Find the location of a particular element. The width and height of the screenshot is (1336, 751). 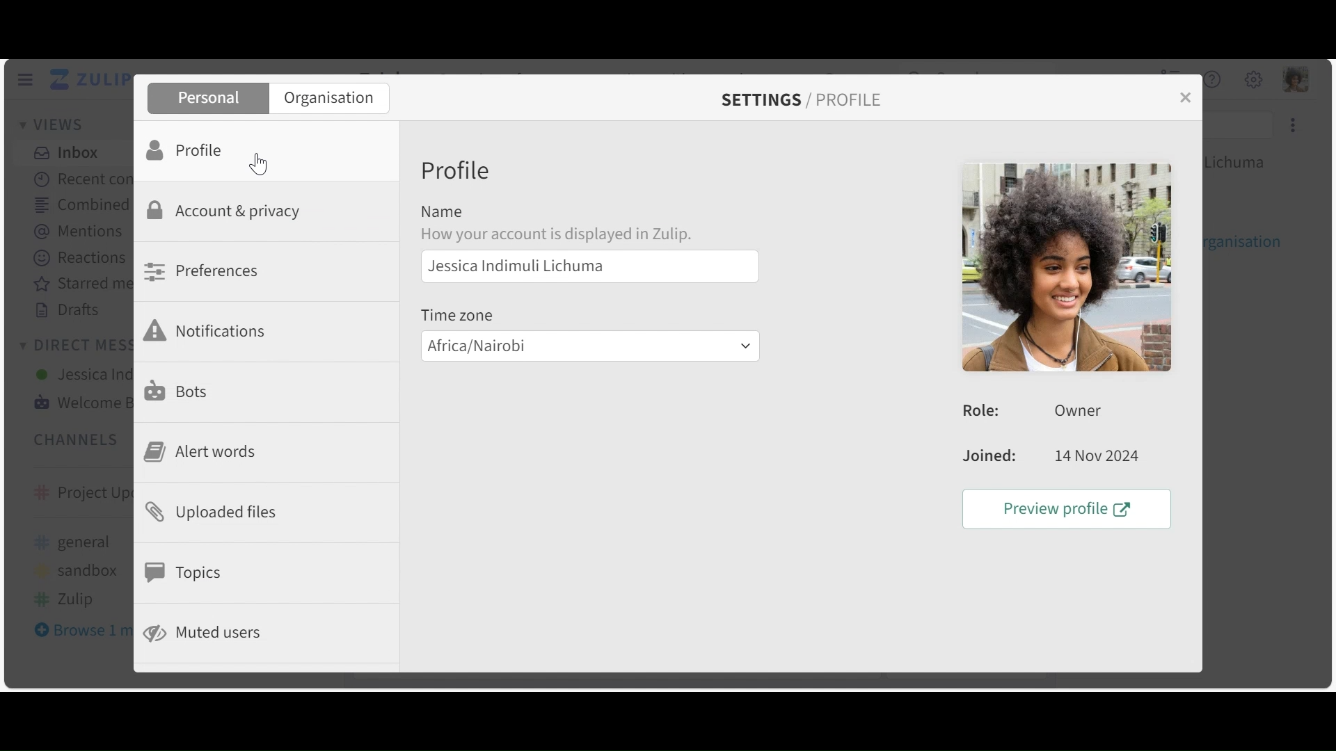

Timezone is located at coordinates (457, 313).